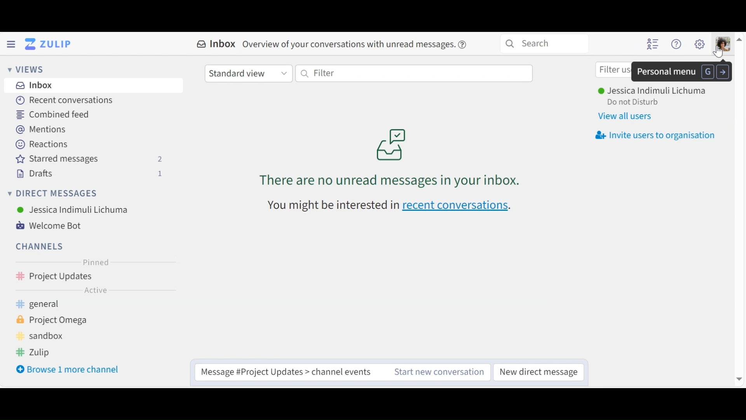 The image size is (746, 420). I want to click on Pinned, so click(95, 263).